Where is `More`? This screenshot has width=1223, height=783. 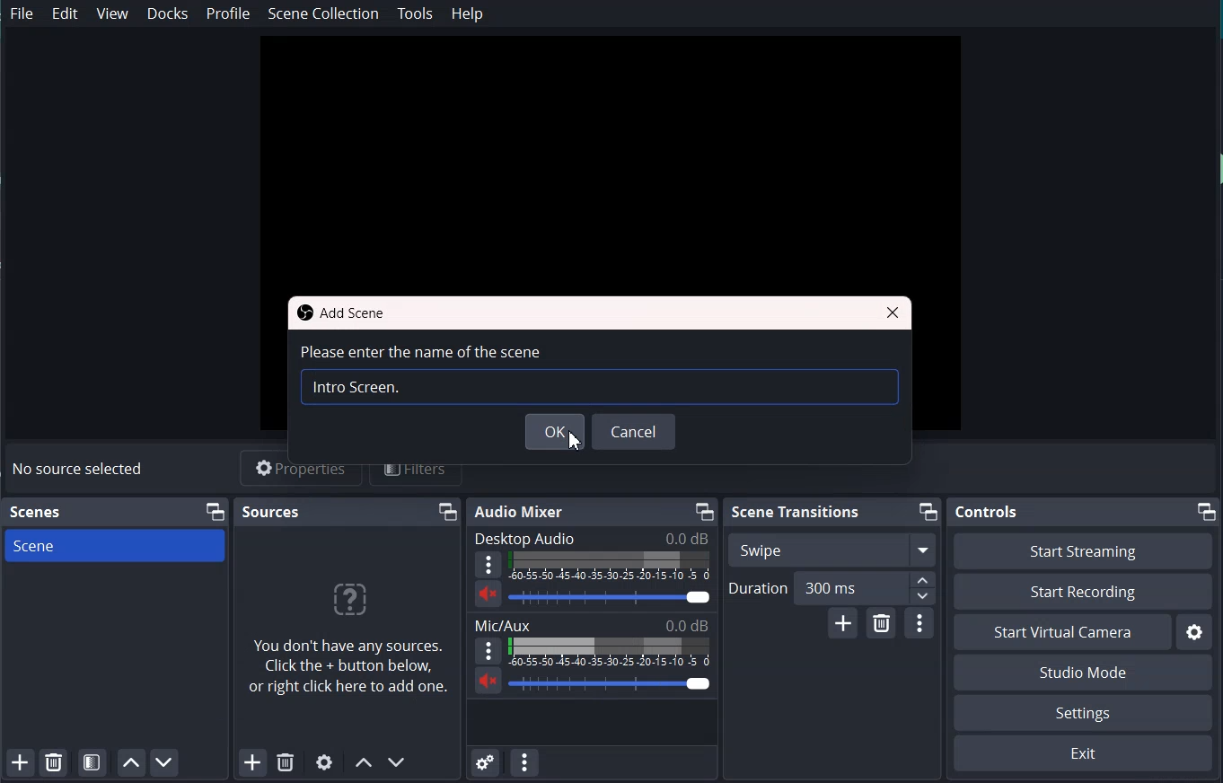 More is located at coordinates (488, 650).